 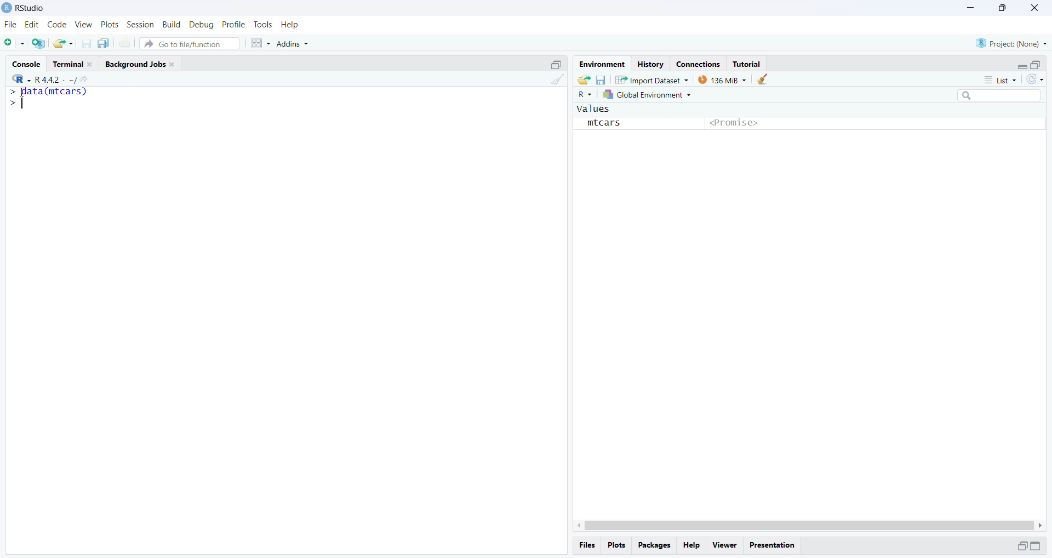 I want to click on Close, so click(x=1035, y=9).